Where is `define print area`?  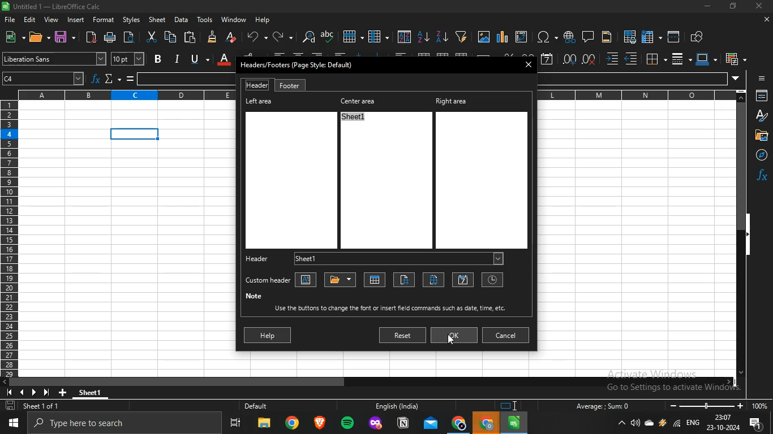
define print area is located at coordinates (630, 36).